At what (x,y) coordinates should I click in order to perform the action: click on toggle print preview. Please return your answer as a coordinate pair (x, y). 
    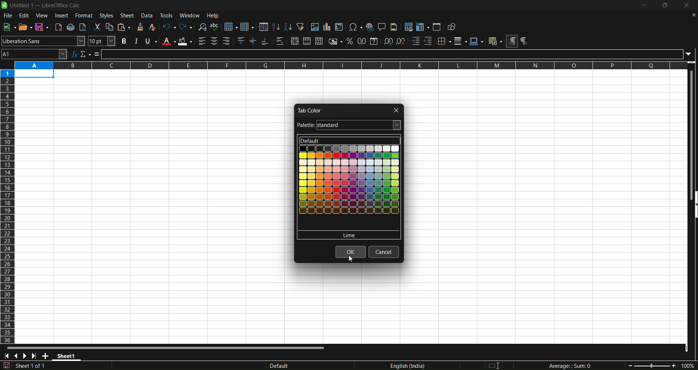
    Looking at the image, I should click on (83, 27).